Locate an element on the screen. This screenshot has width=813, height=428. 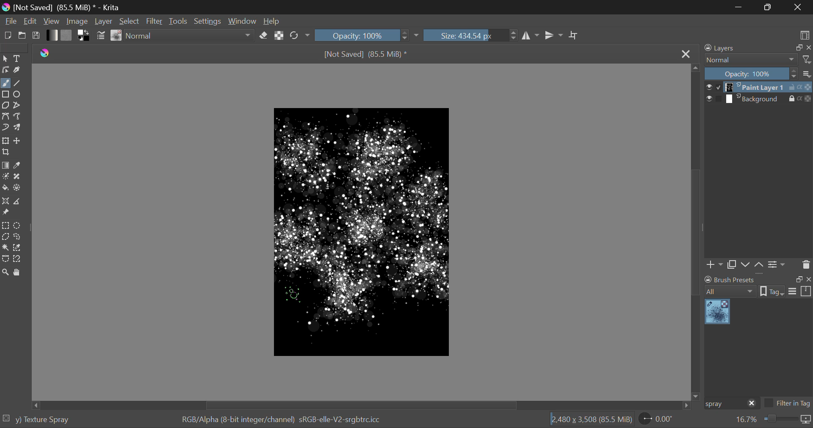
Scroll Bar is located at coordinates (363, 405).